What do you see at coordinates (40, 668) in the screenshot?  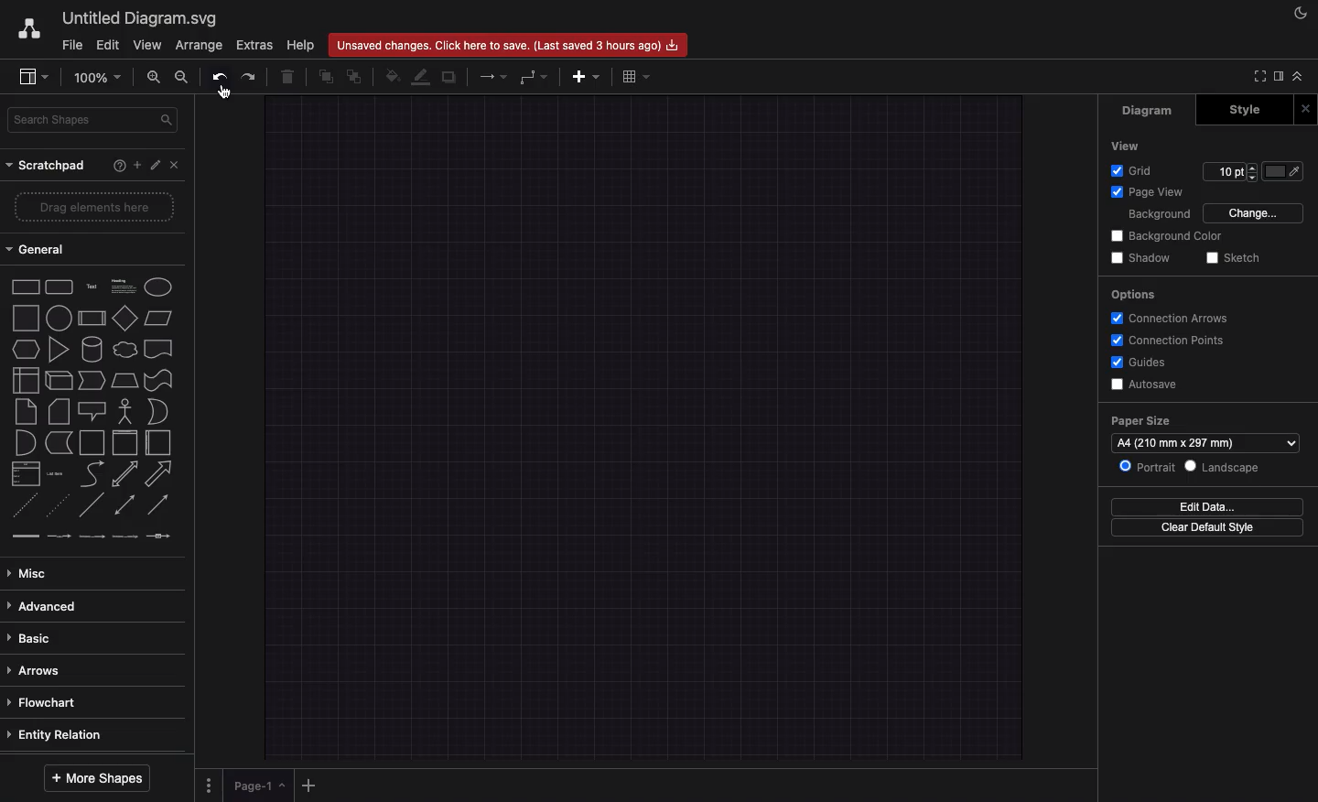 I see `Arrows` at bounding box center [40, 668].